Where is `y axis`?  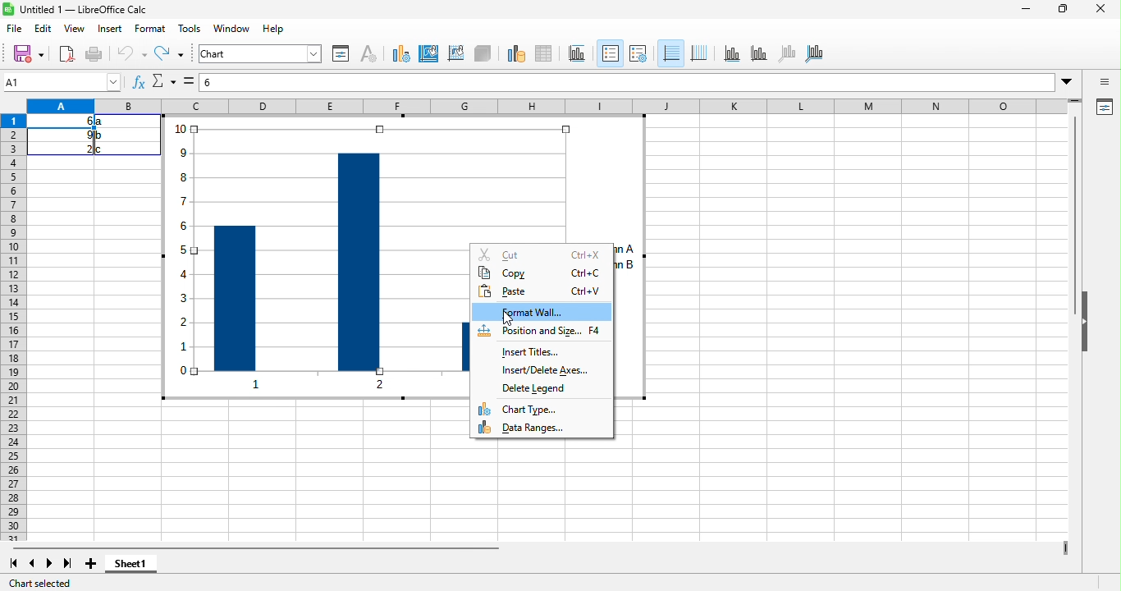
y axis is located at coordinates (758, 53).